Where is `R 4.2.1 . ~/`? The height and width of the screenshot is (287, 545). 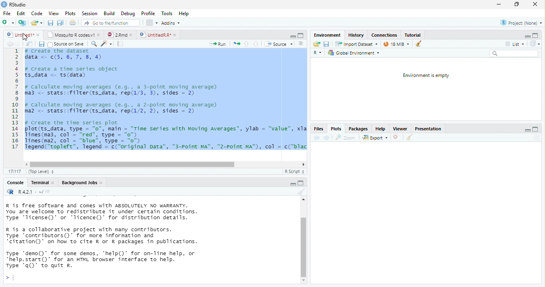 R 4.2.1 . ~/ is located at coordinates (30, 191).